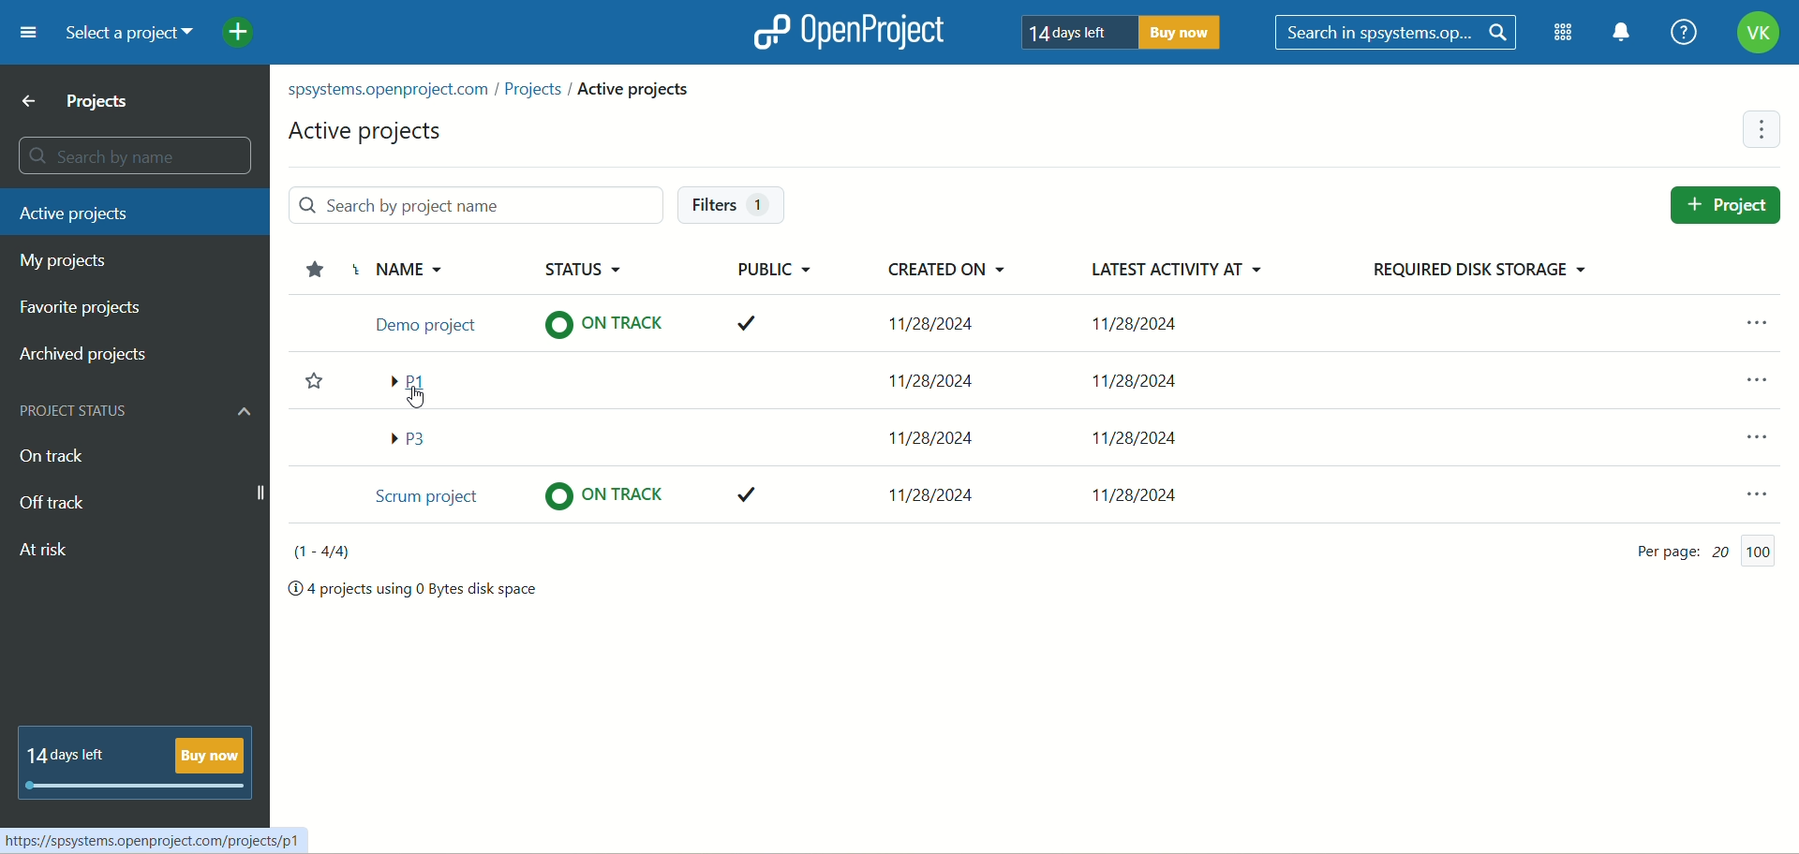 The image size is (1799, 854). What do you see at coordinates (392, 93) in the screenshot?
I see `spsystems.openproject.com` at bounding box center [392, 93].